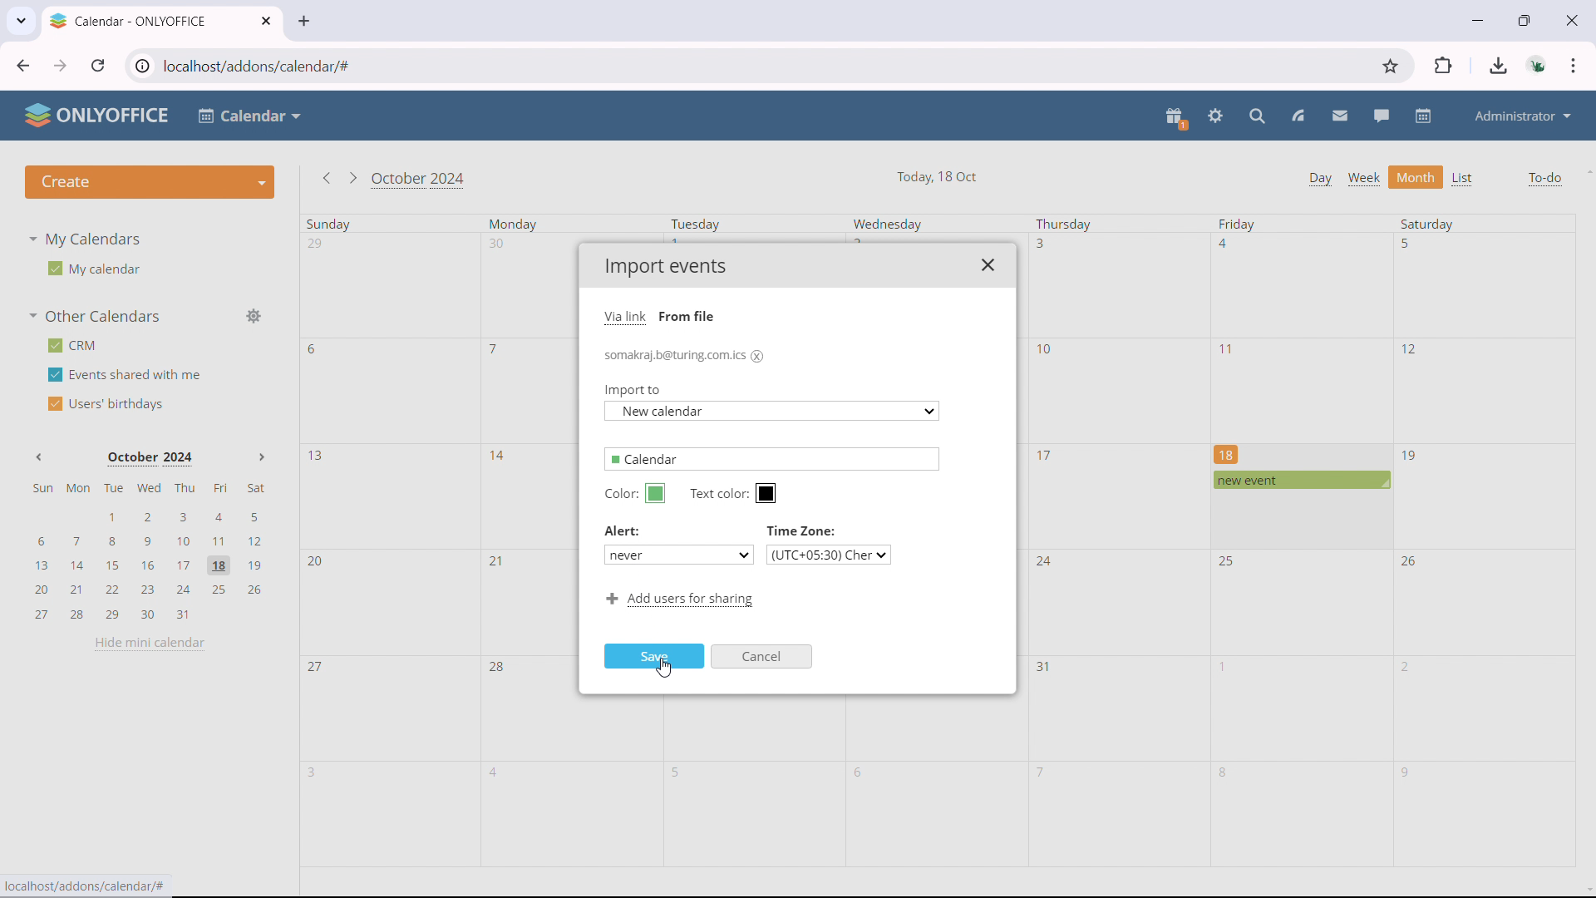 The image size is (1596, 898). I want to click on administrator, so click(1521, 116).